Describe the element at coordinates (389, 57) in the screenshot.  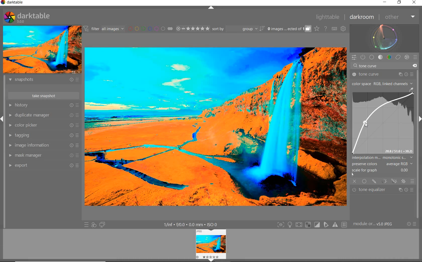
I see `color` at that location.